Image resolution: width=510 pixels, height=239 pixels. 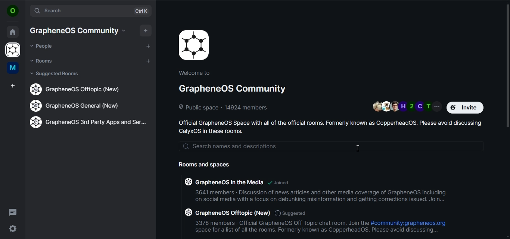 I want to click on home, so click(x=12, y=31).